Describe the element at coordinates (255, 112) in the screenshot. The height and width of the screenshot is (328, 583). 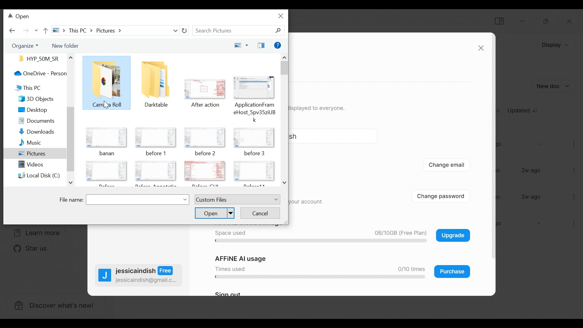
I see `ApplicationFram
eHost_5pv35ziUB
k` at that location.